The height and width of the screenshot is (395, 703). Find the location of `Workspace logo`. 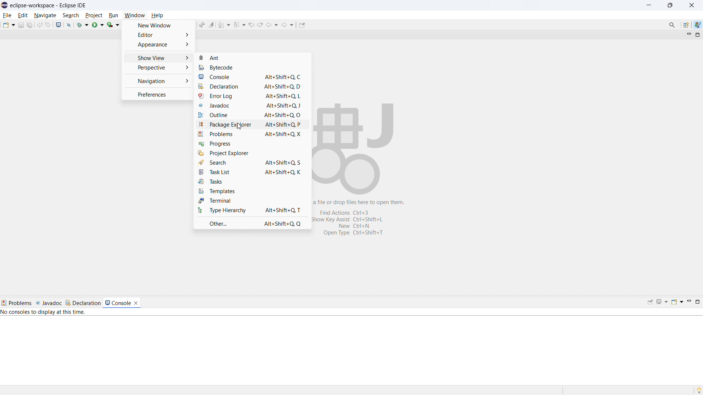

Workspace logo is located at coordinates (354, 147).